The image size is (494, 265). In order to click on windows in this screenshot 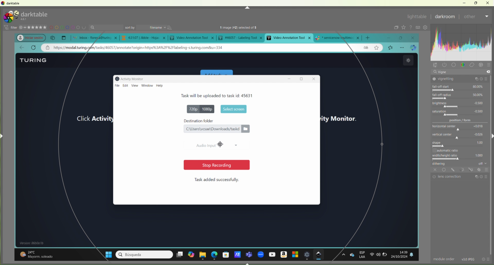, I will do `click(106, 254)`.